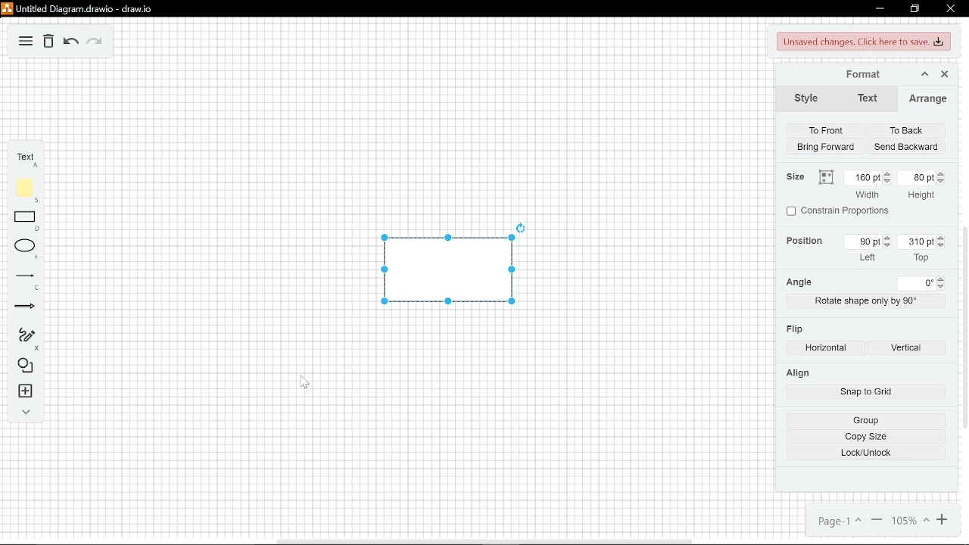 The image size is (969, 545). Describe the element at coordinates (75, 9) in the screenshot. I see `Untitled Diagram drawio - draw.io` at that location.